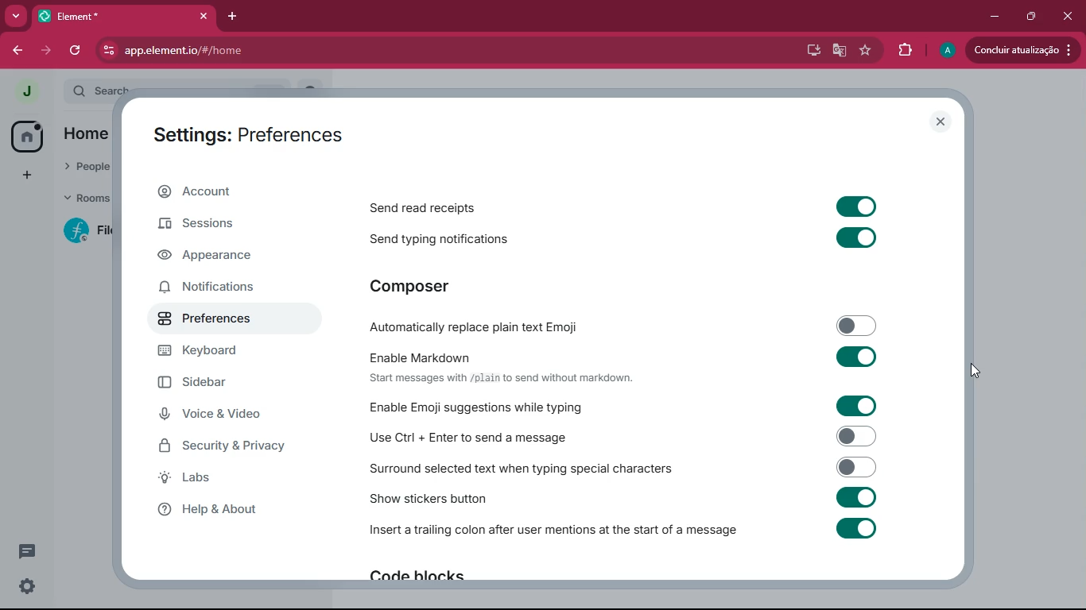  Describe the element at coordinates (622, 468) in the screenshot. I see `Surround selected text when typing special characters` at that location.